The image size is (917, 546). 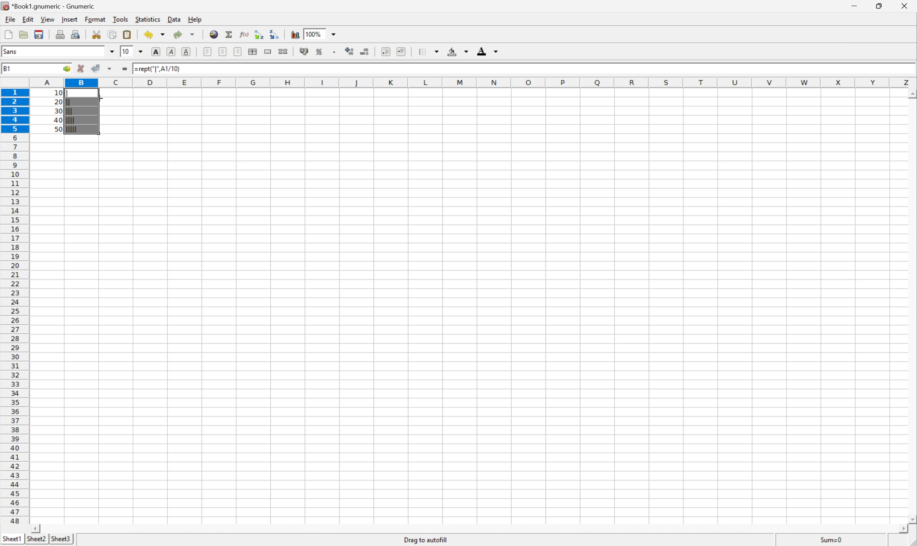 I want to click on Sans, so click(x=13, y=51).